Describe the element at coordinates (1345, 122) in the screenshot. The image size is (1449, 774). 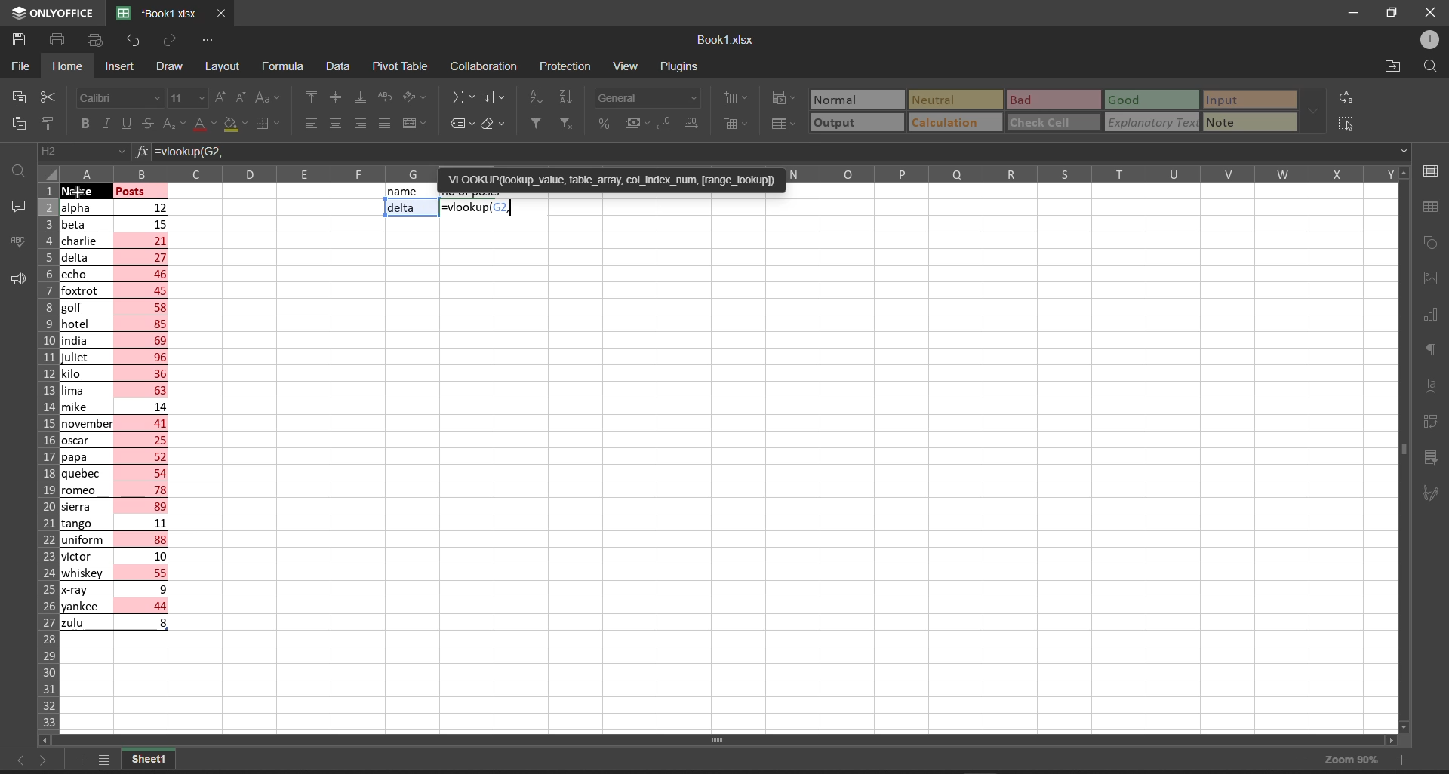
I see `select all` at that location.